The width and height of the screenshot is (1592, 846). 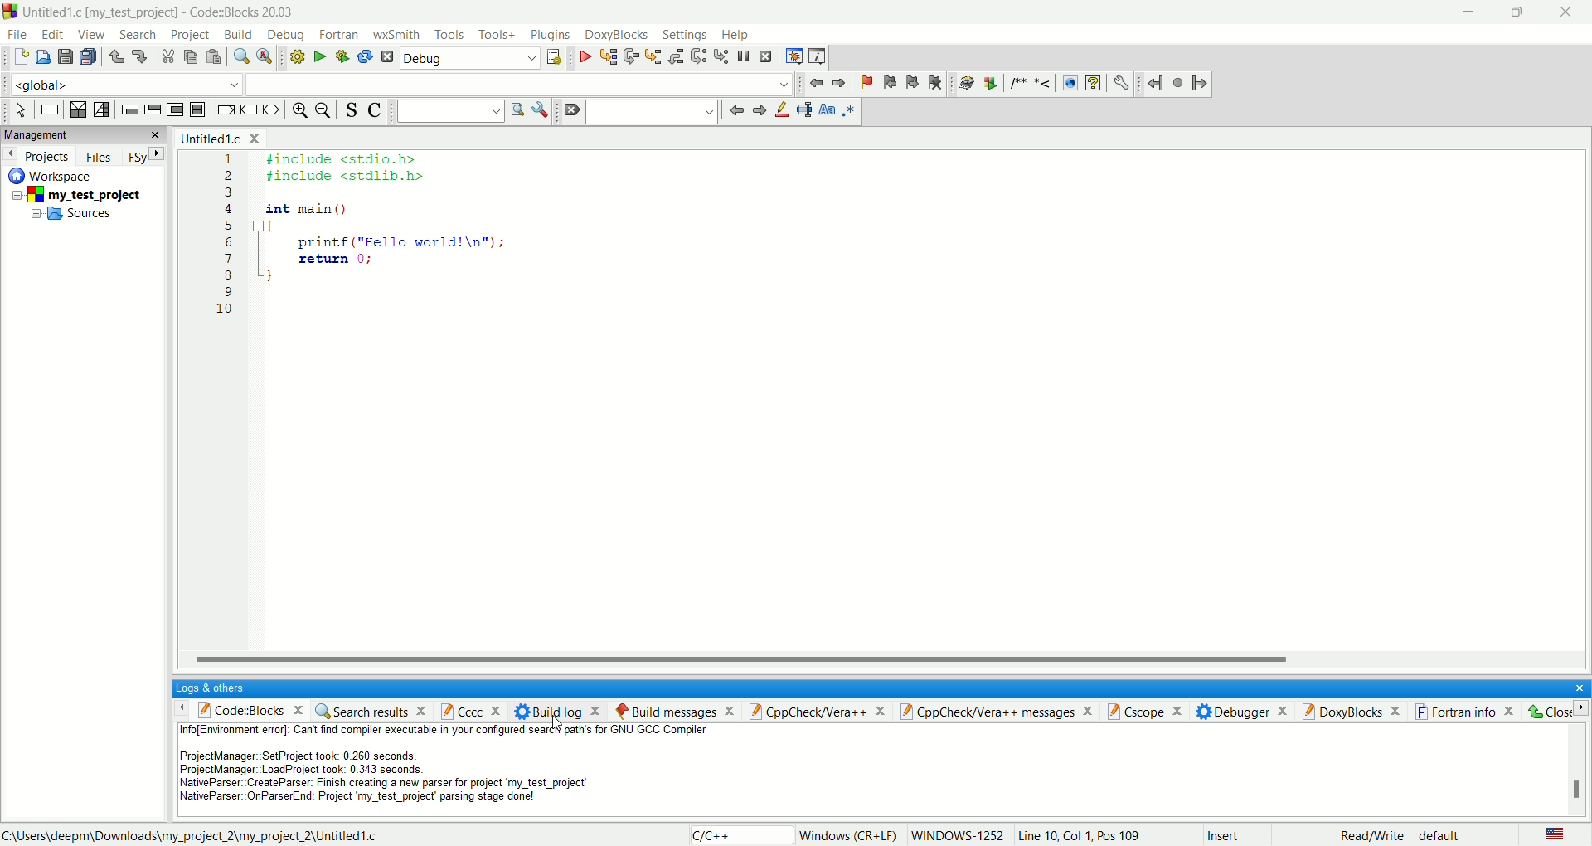 I want to click on cut, so click(x=164, y=57).